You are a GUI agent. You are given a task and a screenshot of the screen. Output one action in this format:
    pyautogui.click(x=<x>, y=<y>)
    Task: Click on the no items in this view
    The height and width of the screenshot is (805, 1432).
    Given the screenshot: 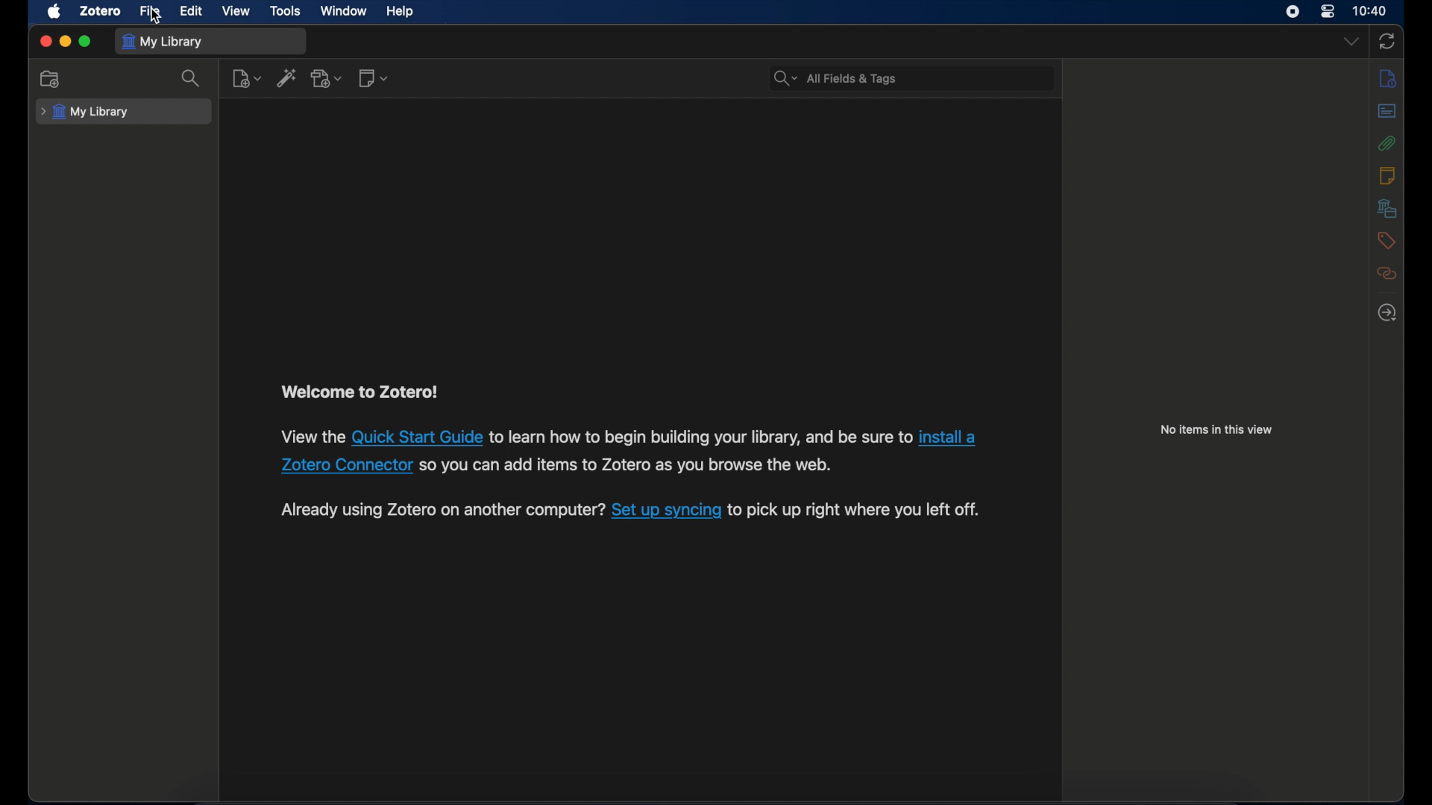 What is the action you would take?
    pyautogui.click(x=1216, y=429)
    